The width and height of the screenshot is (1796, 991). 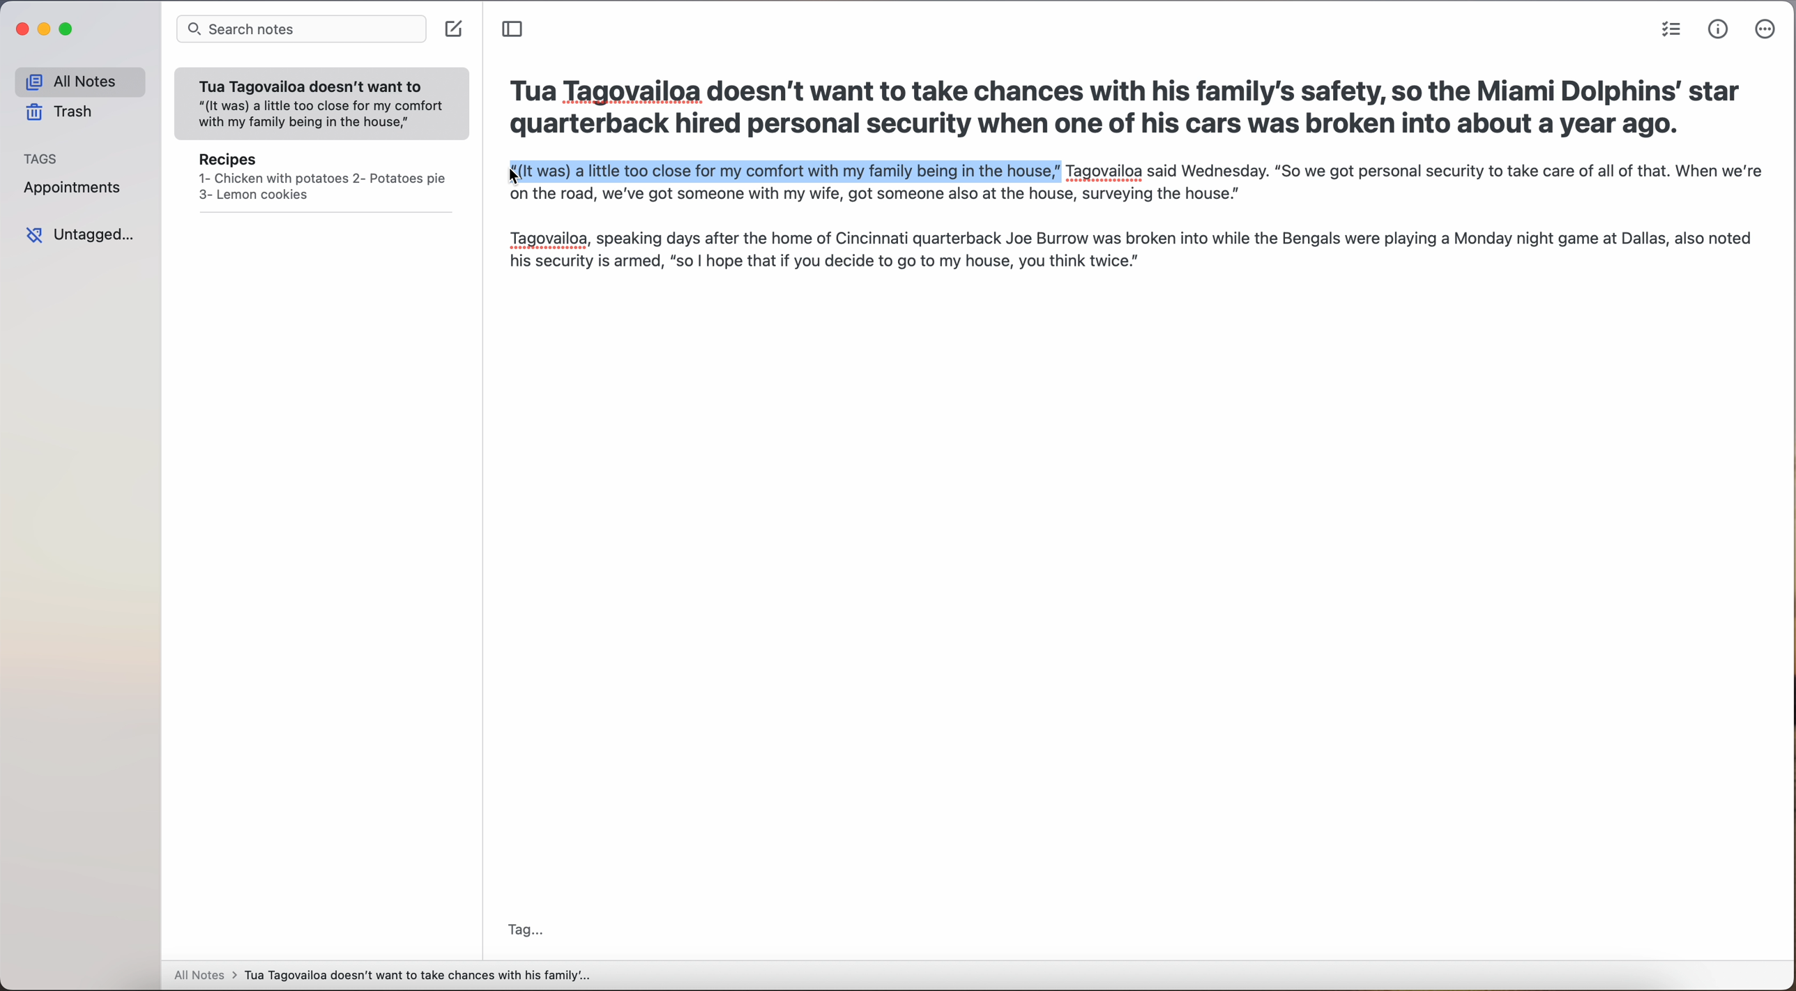 What do you see at coordinates (41, 158) in the screenshot?
I see `tags` at bounding box center [41, 158].